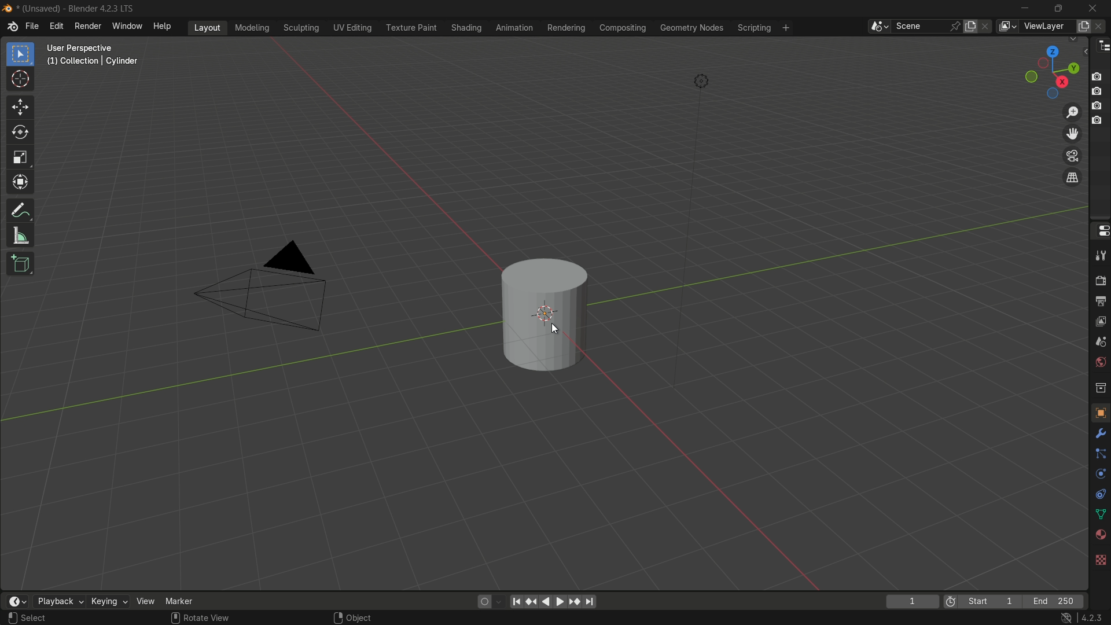  I want to click on rotate, so click(21, 134).